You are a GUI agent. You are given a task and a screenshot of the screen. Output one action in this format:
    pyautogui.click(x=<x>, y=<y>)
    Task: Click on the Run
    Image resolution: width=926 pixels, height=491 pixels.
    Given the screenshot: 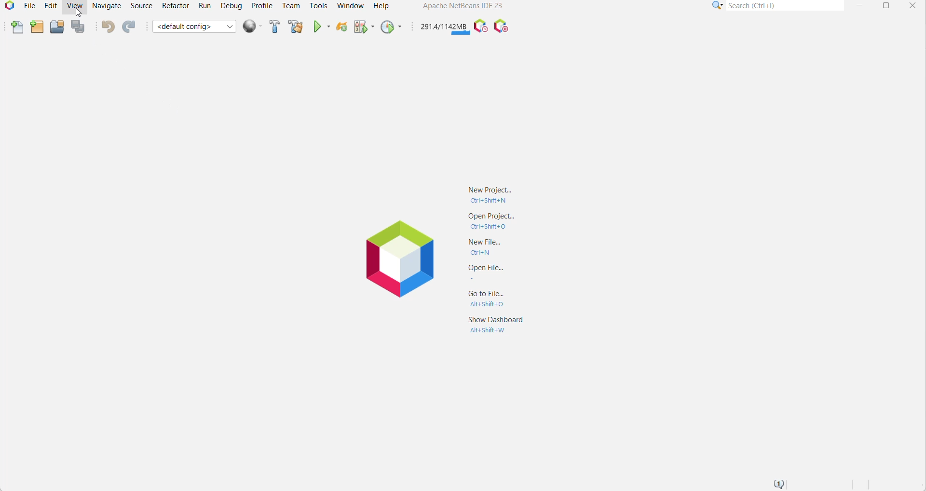 What is the action you would take?
    pyautogui.click(x=205, y=6)
    